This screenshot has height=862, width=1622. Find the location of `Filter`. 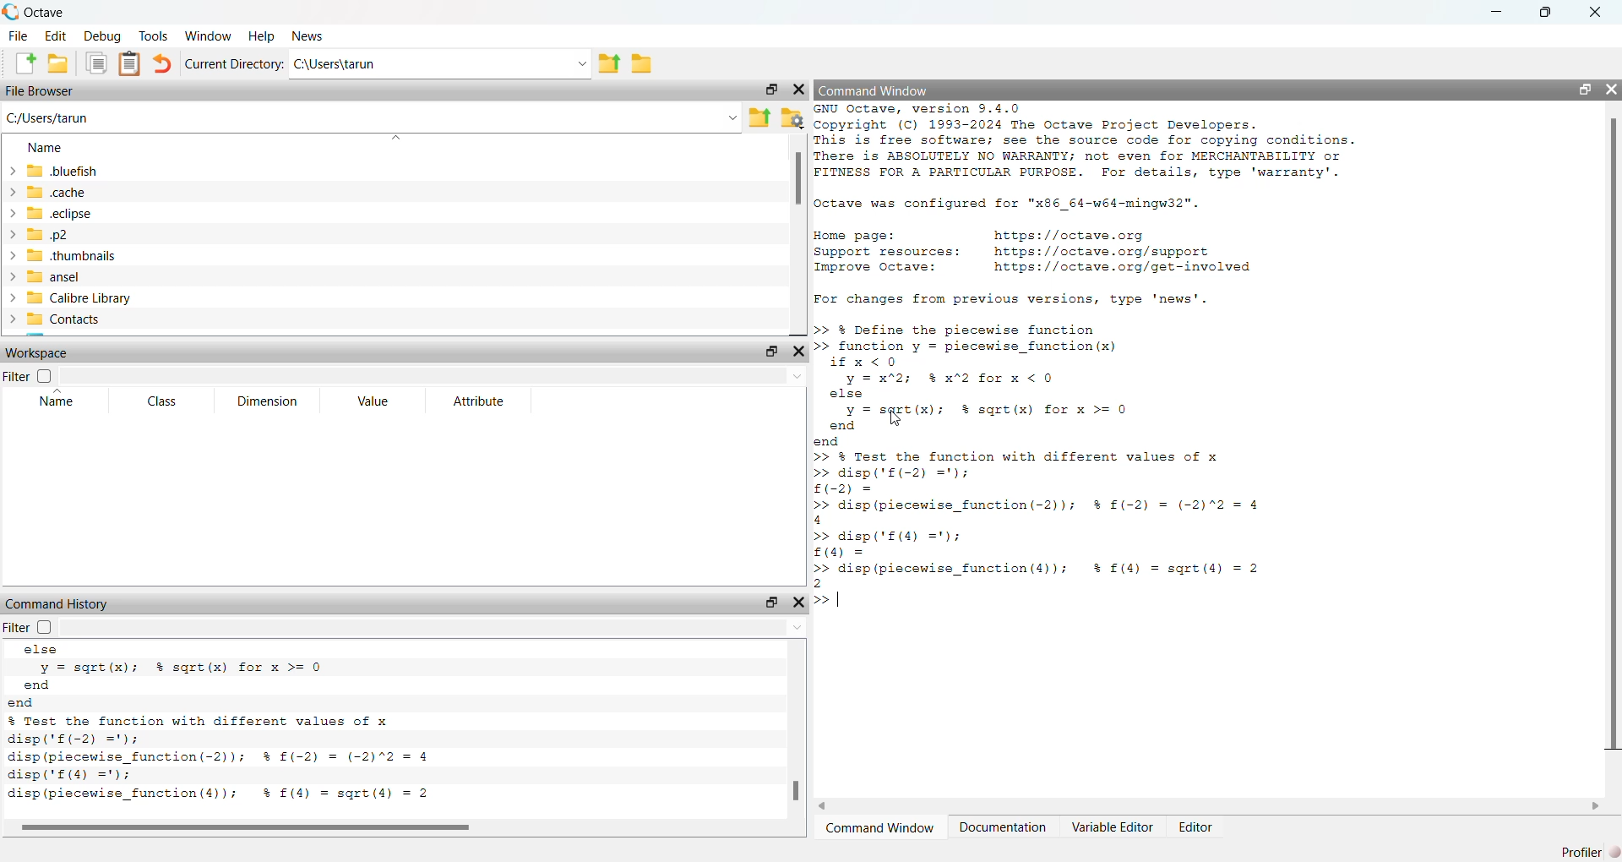

Filter is located at coordinates (29, 377).